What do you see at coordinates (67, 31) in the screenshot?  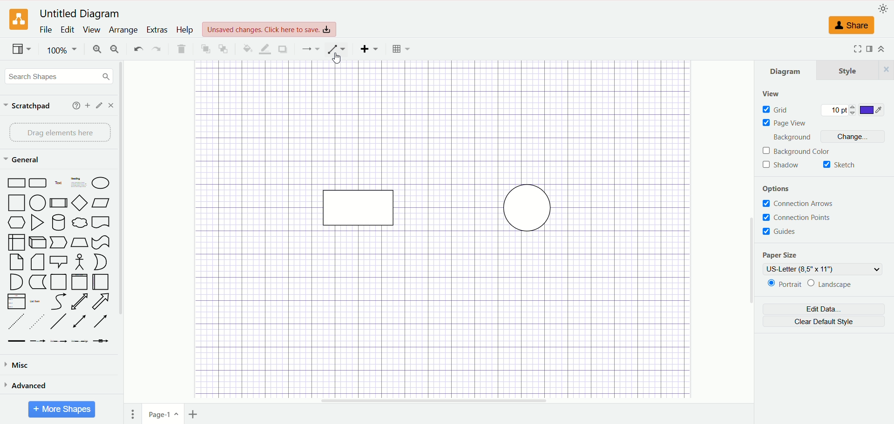 I see `edit` at bounding box center [67, 31].